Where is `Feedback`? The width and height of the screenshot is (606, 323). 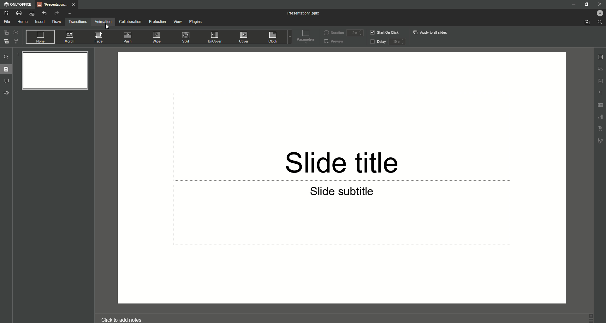
Feedback is located at coordinates (6, 93).